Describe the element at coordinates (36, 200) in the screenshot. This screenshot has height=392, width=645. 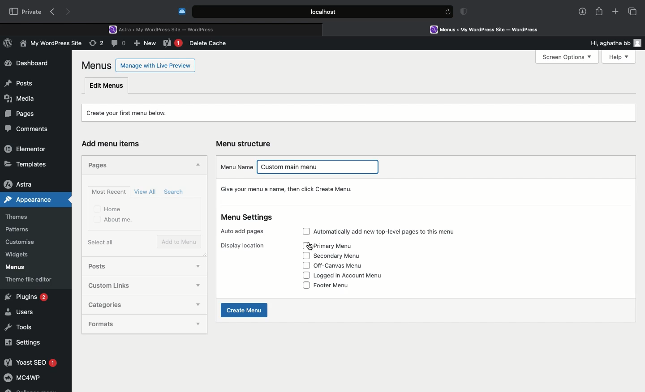
I see `Appearance` at that location.